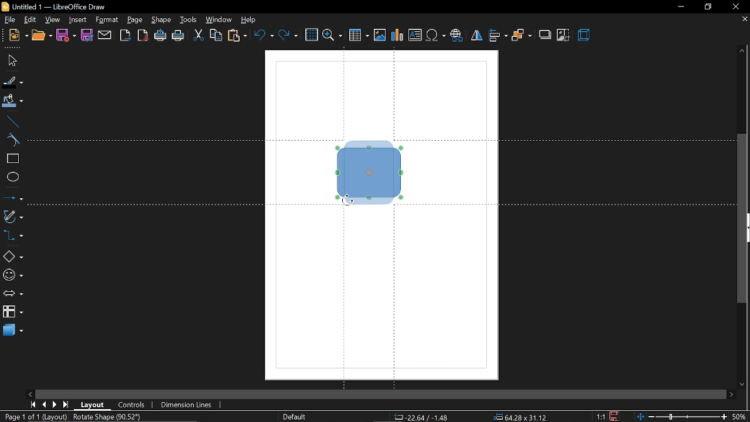  I want to click on scaling factor, so click(599, 416).